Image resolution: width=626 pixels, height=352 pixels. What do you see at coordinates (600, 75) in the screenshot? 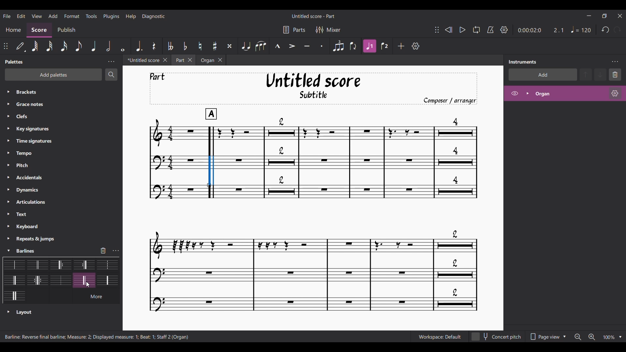
I see `Move selection down` at bounding box center [600, 75].